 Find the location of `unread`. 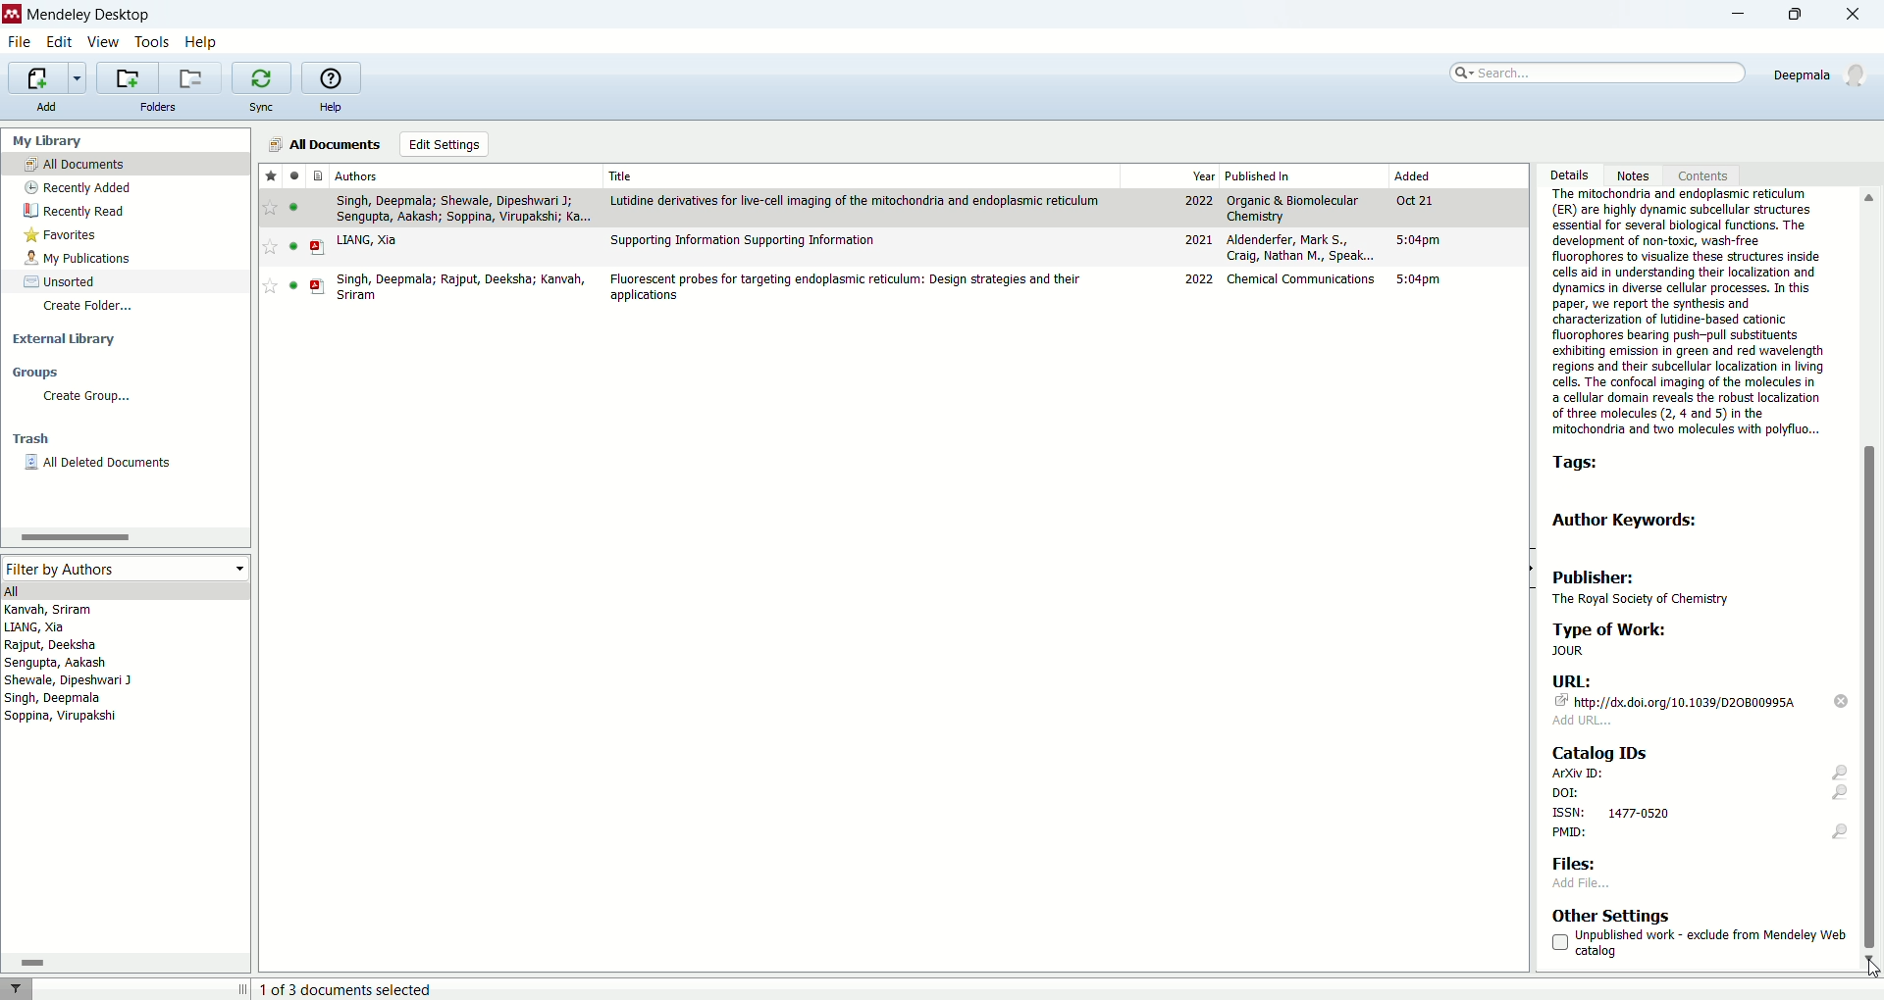

unread is located at coordinates (293, 285).